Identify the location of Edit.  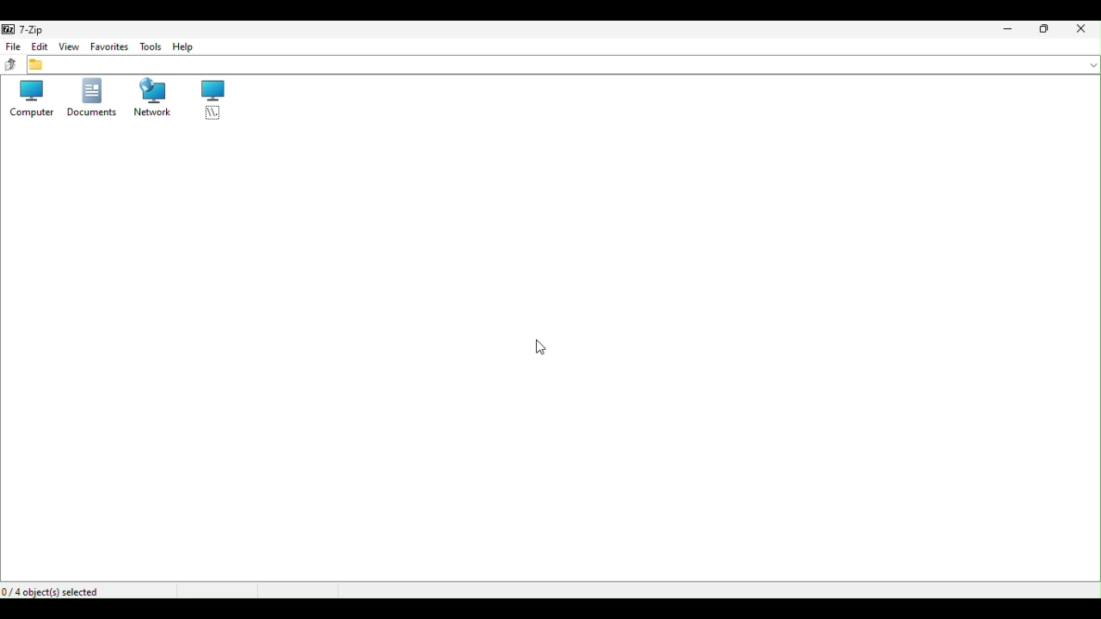
(41, 47).